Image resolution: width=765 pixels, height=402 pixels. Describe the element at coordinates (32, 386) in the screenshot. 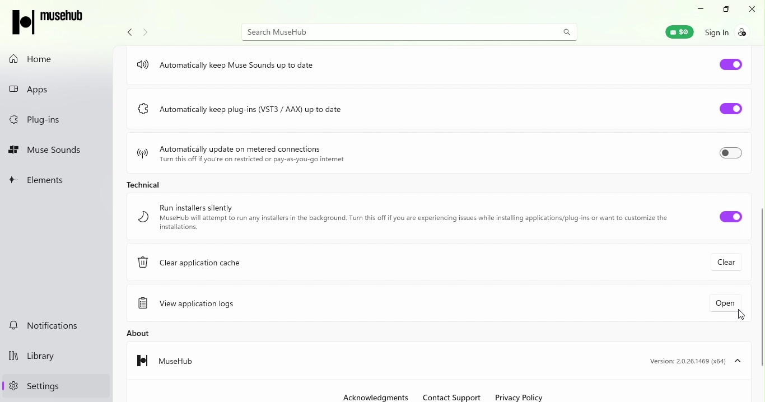

I see `Settings` at that location.